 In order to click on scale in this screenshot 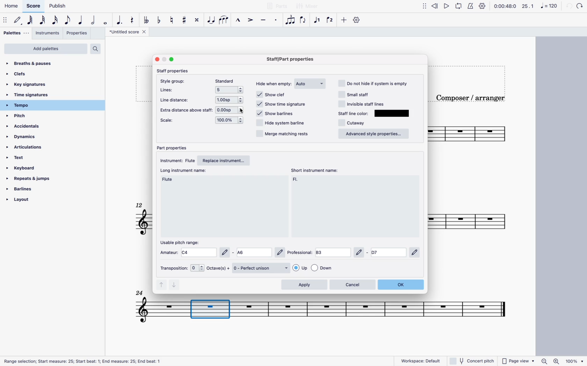, I will do `click(540, 6)`.